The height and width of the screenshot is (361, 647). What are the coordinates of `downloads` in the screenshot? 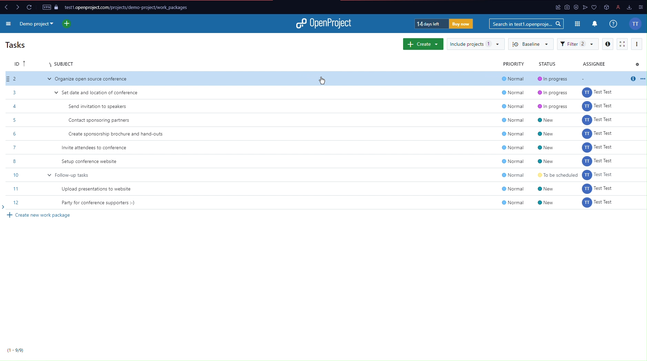 It's located at (628, 7).